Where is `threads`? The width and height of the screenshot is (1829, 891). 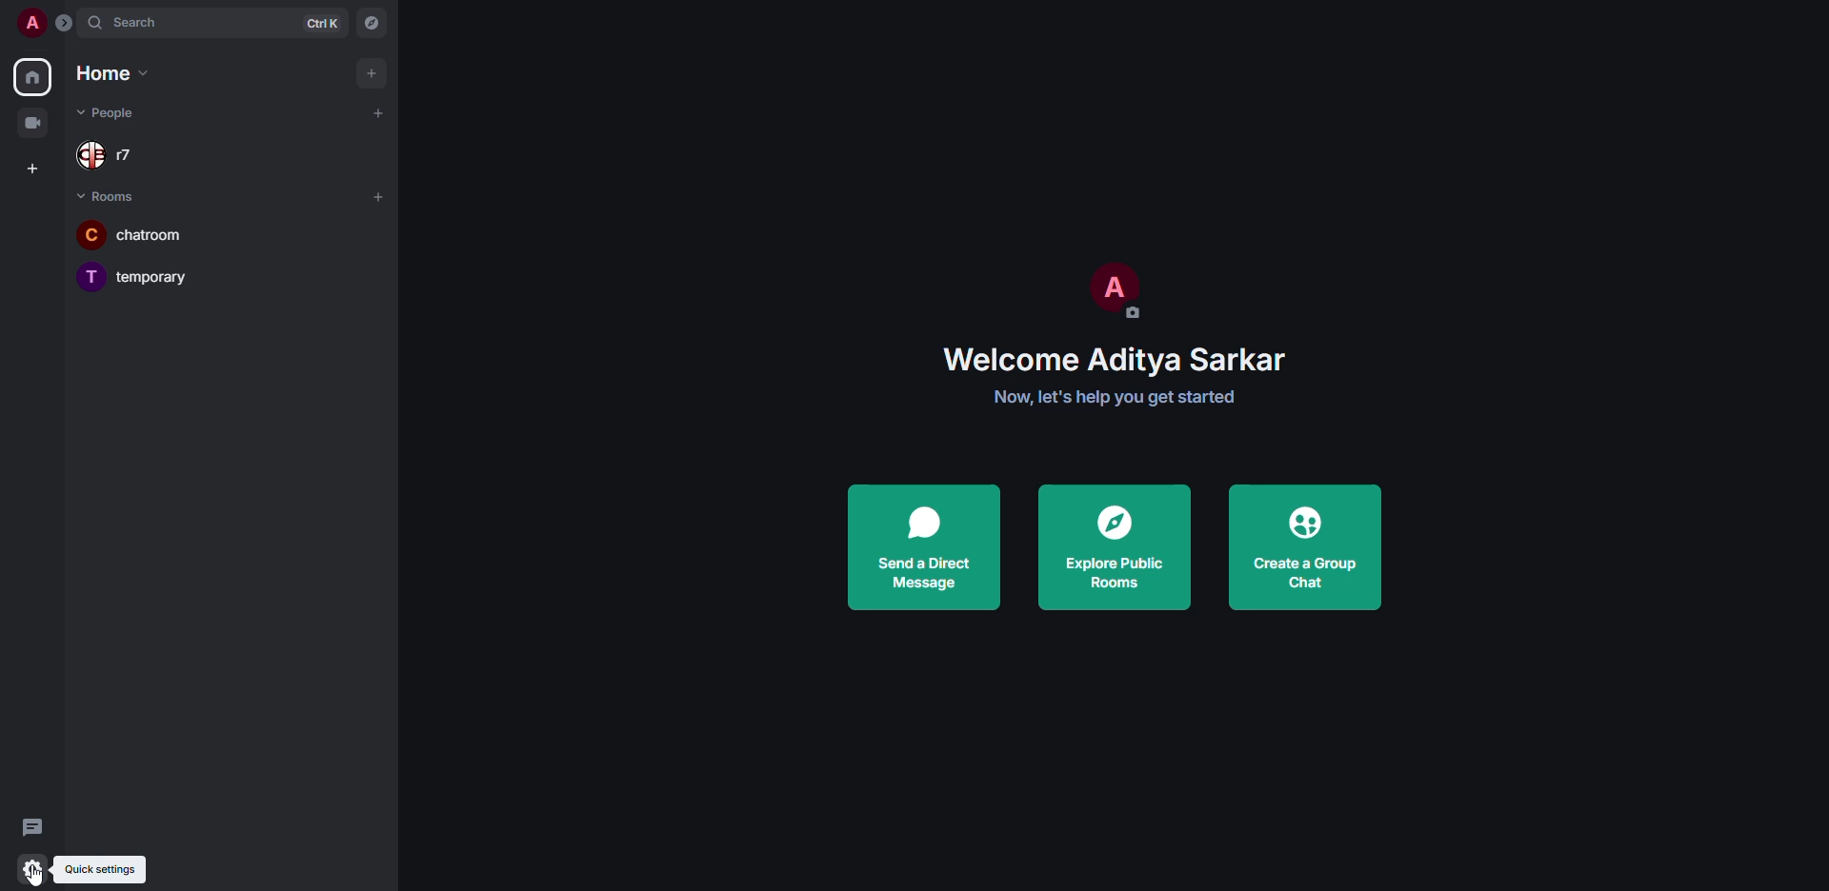
threads is located at coordinates (36, 826).